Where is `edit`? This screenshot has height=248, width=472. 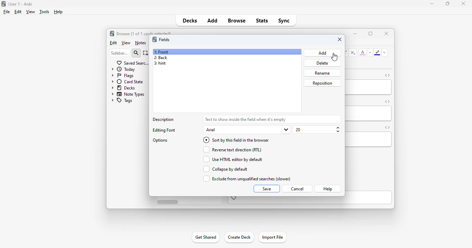
edit is located at coordinates (18, 12).